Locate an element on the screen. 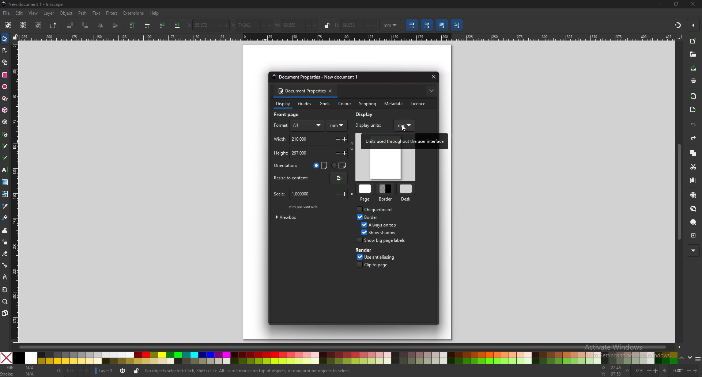 This screenshot has height=377, width=702. display options is located at coordinates (679, 37).